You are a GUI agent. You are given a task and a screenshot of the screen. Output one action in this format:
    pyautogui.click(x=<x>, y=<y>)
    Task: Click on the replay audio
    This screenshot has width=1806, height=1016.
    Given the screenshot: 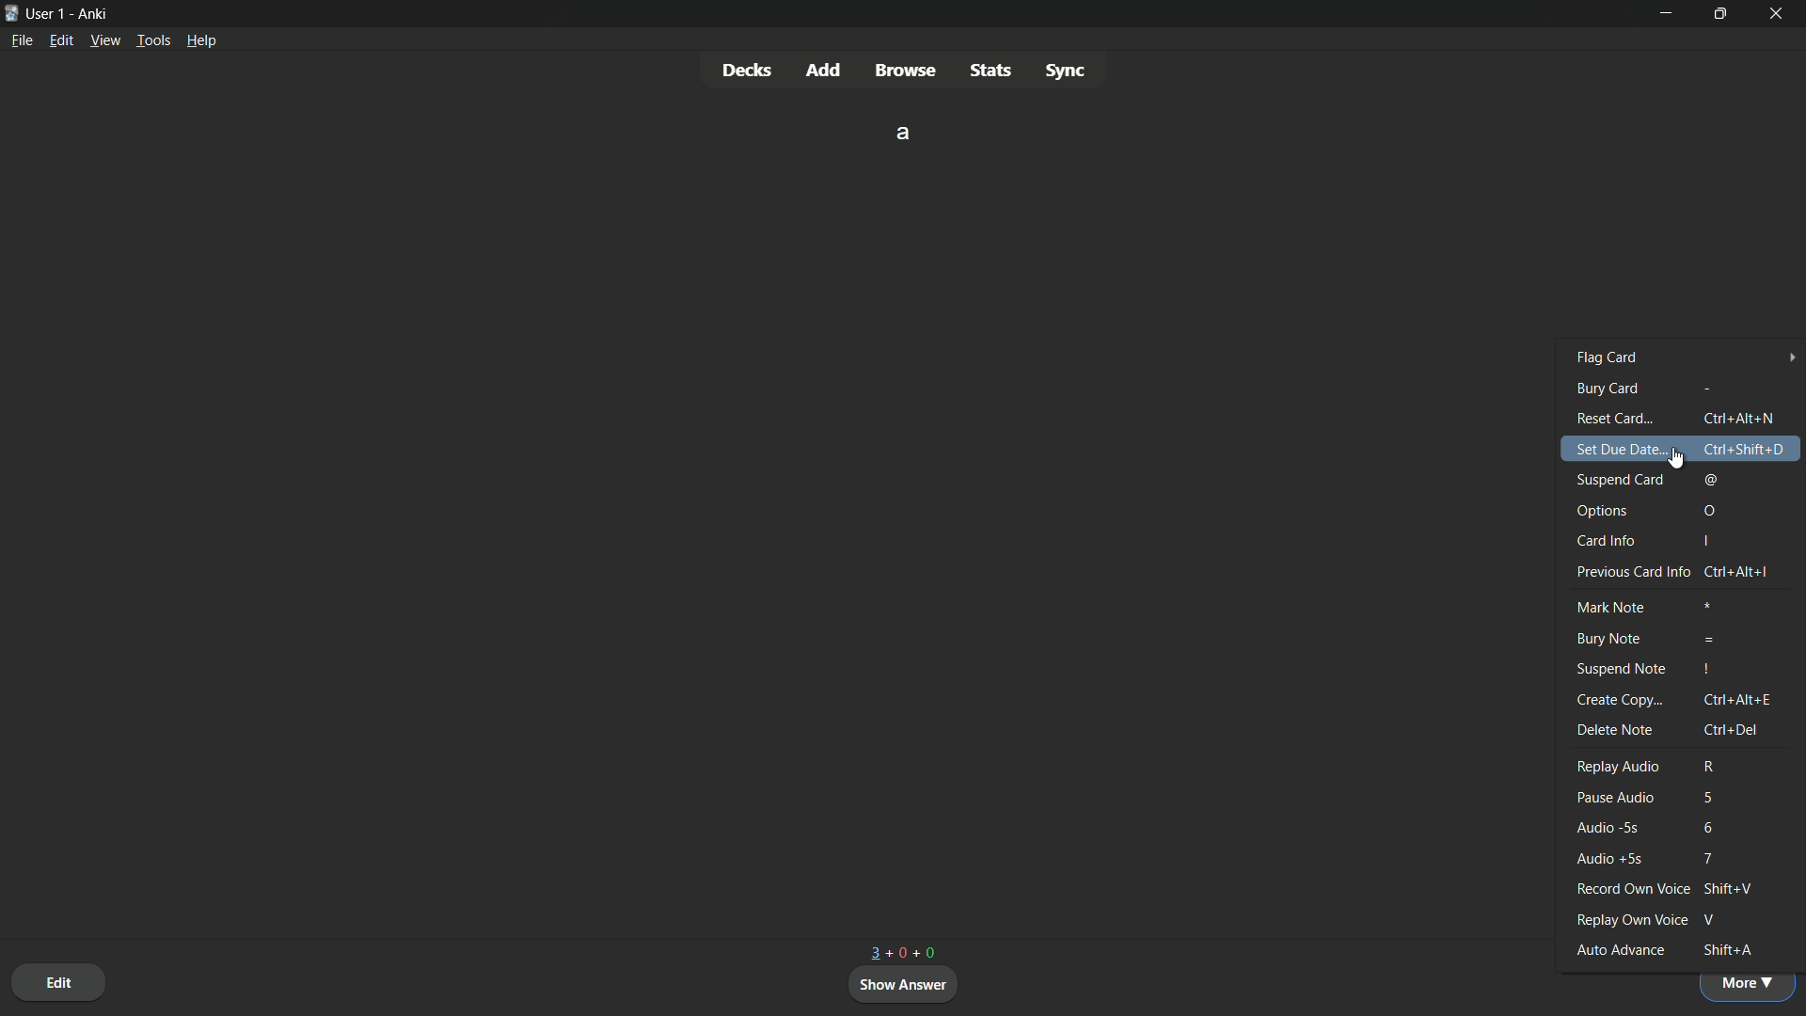 What is the action you would take?
    pyautogui.click(x=1617, y=766)
    